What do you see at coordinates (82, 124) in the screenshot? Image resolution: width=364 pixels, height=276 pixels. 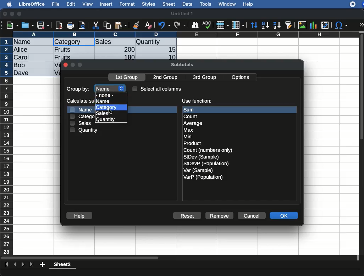 I see `sales` at bounding box center [82, 124].